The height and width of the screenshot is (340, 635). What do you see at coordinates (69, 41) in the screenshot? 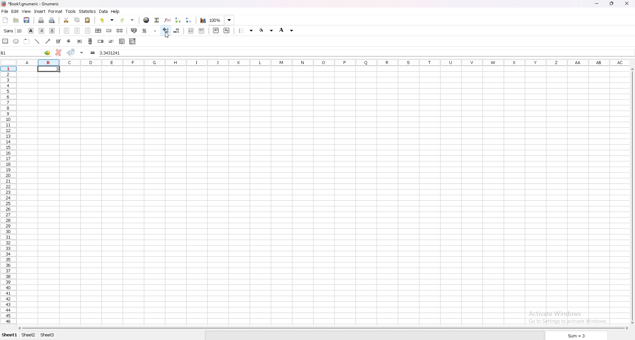
I see `radio button` at bounding box center [69, 41].